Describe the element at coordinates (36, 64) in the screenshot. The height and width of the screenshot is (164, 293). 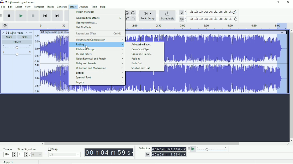
I see `amplitude scale` at that location.